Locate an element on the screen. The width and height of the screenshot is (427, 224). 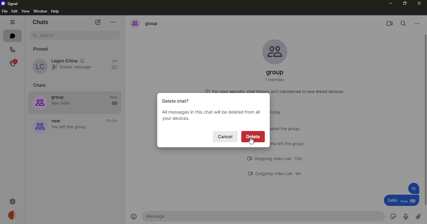
sticker is located at coordinates (392, 217).